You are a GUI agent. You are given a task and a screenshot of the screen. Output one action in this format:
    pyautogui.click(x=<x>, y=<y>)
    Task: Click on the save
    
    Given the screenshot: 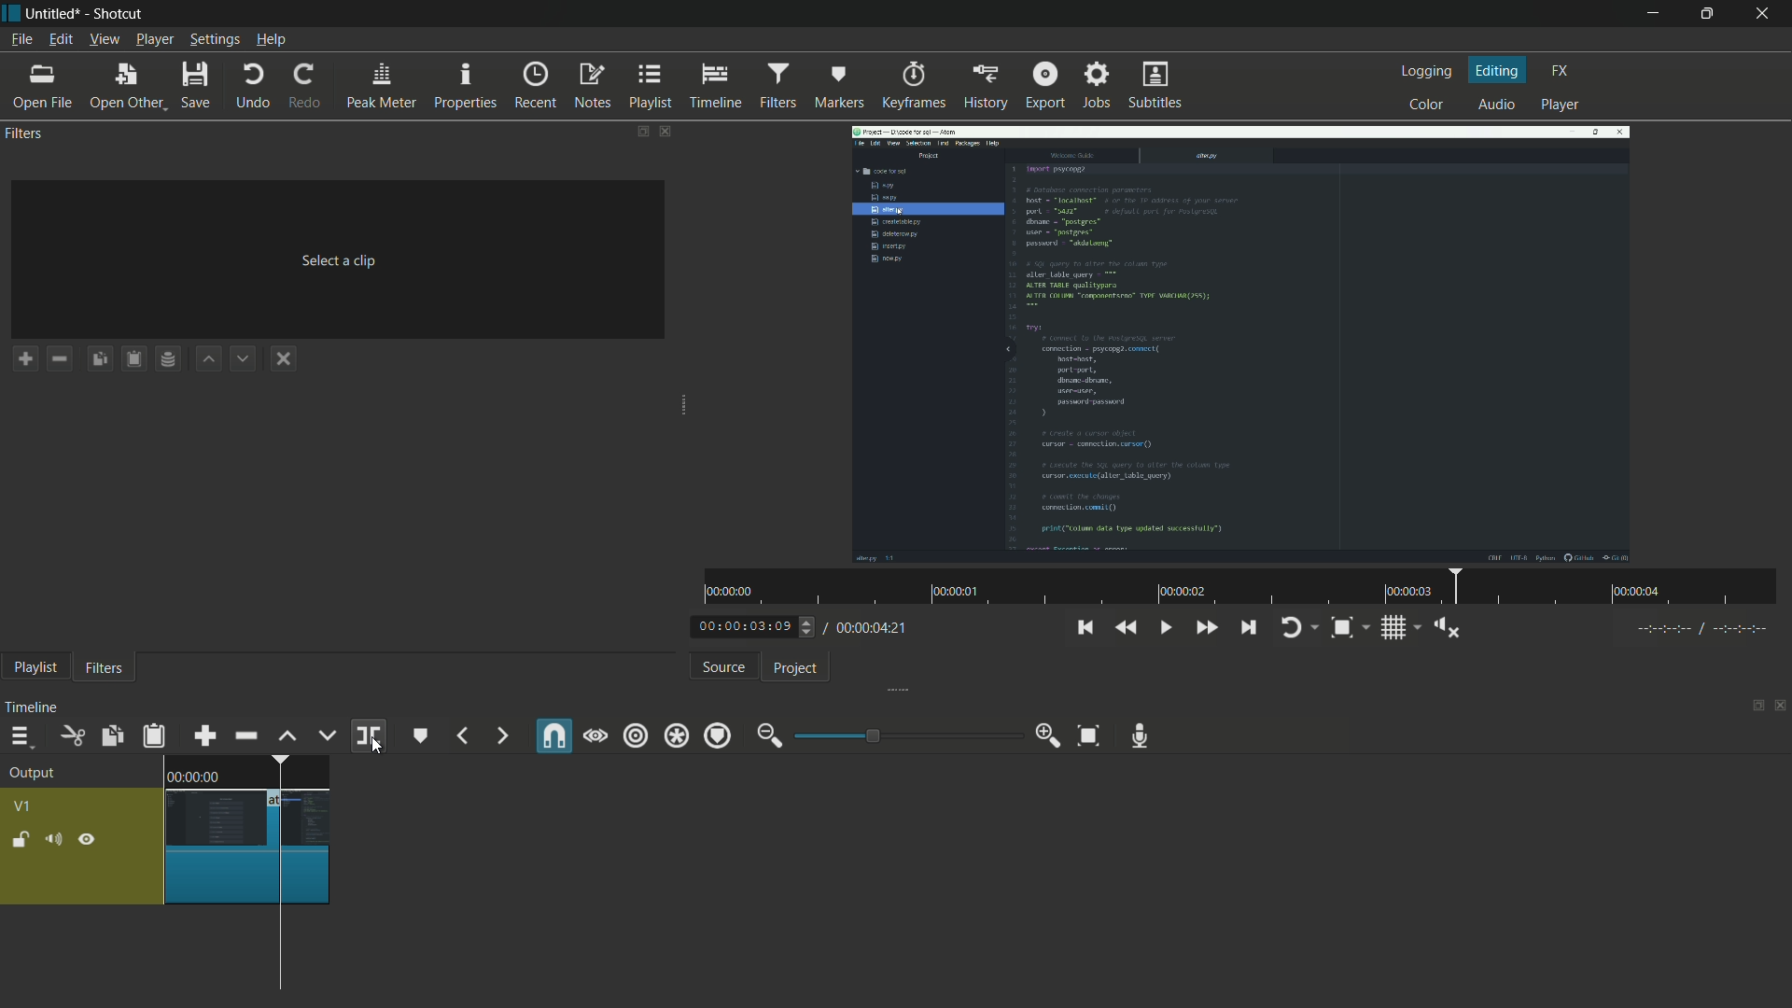 What is the action you would take?
    pyautogui.click(x=197, y=84)
    